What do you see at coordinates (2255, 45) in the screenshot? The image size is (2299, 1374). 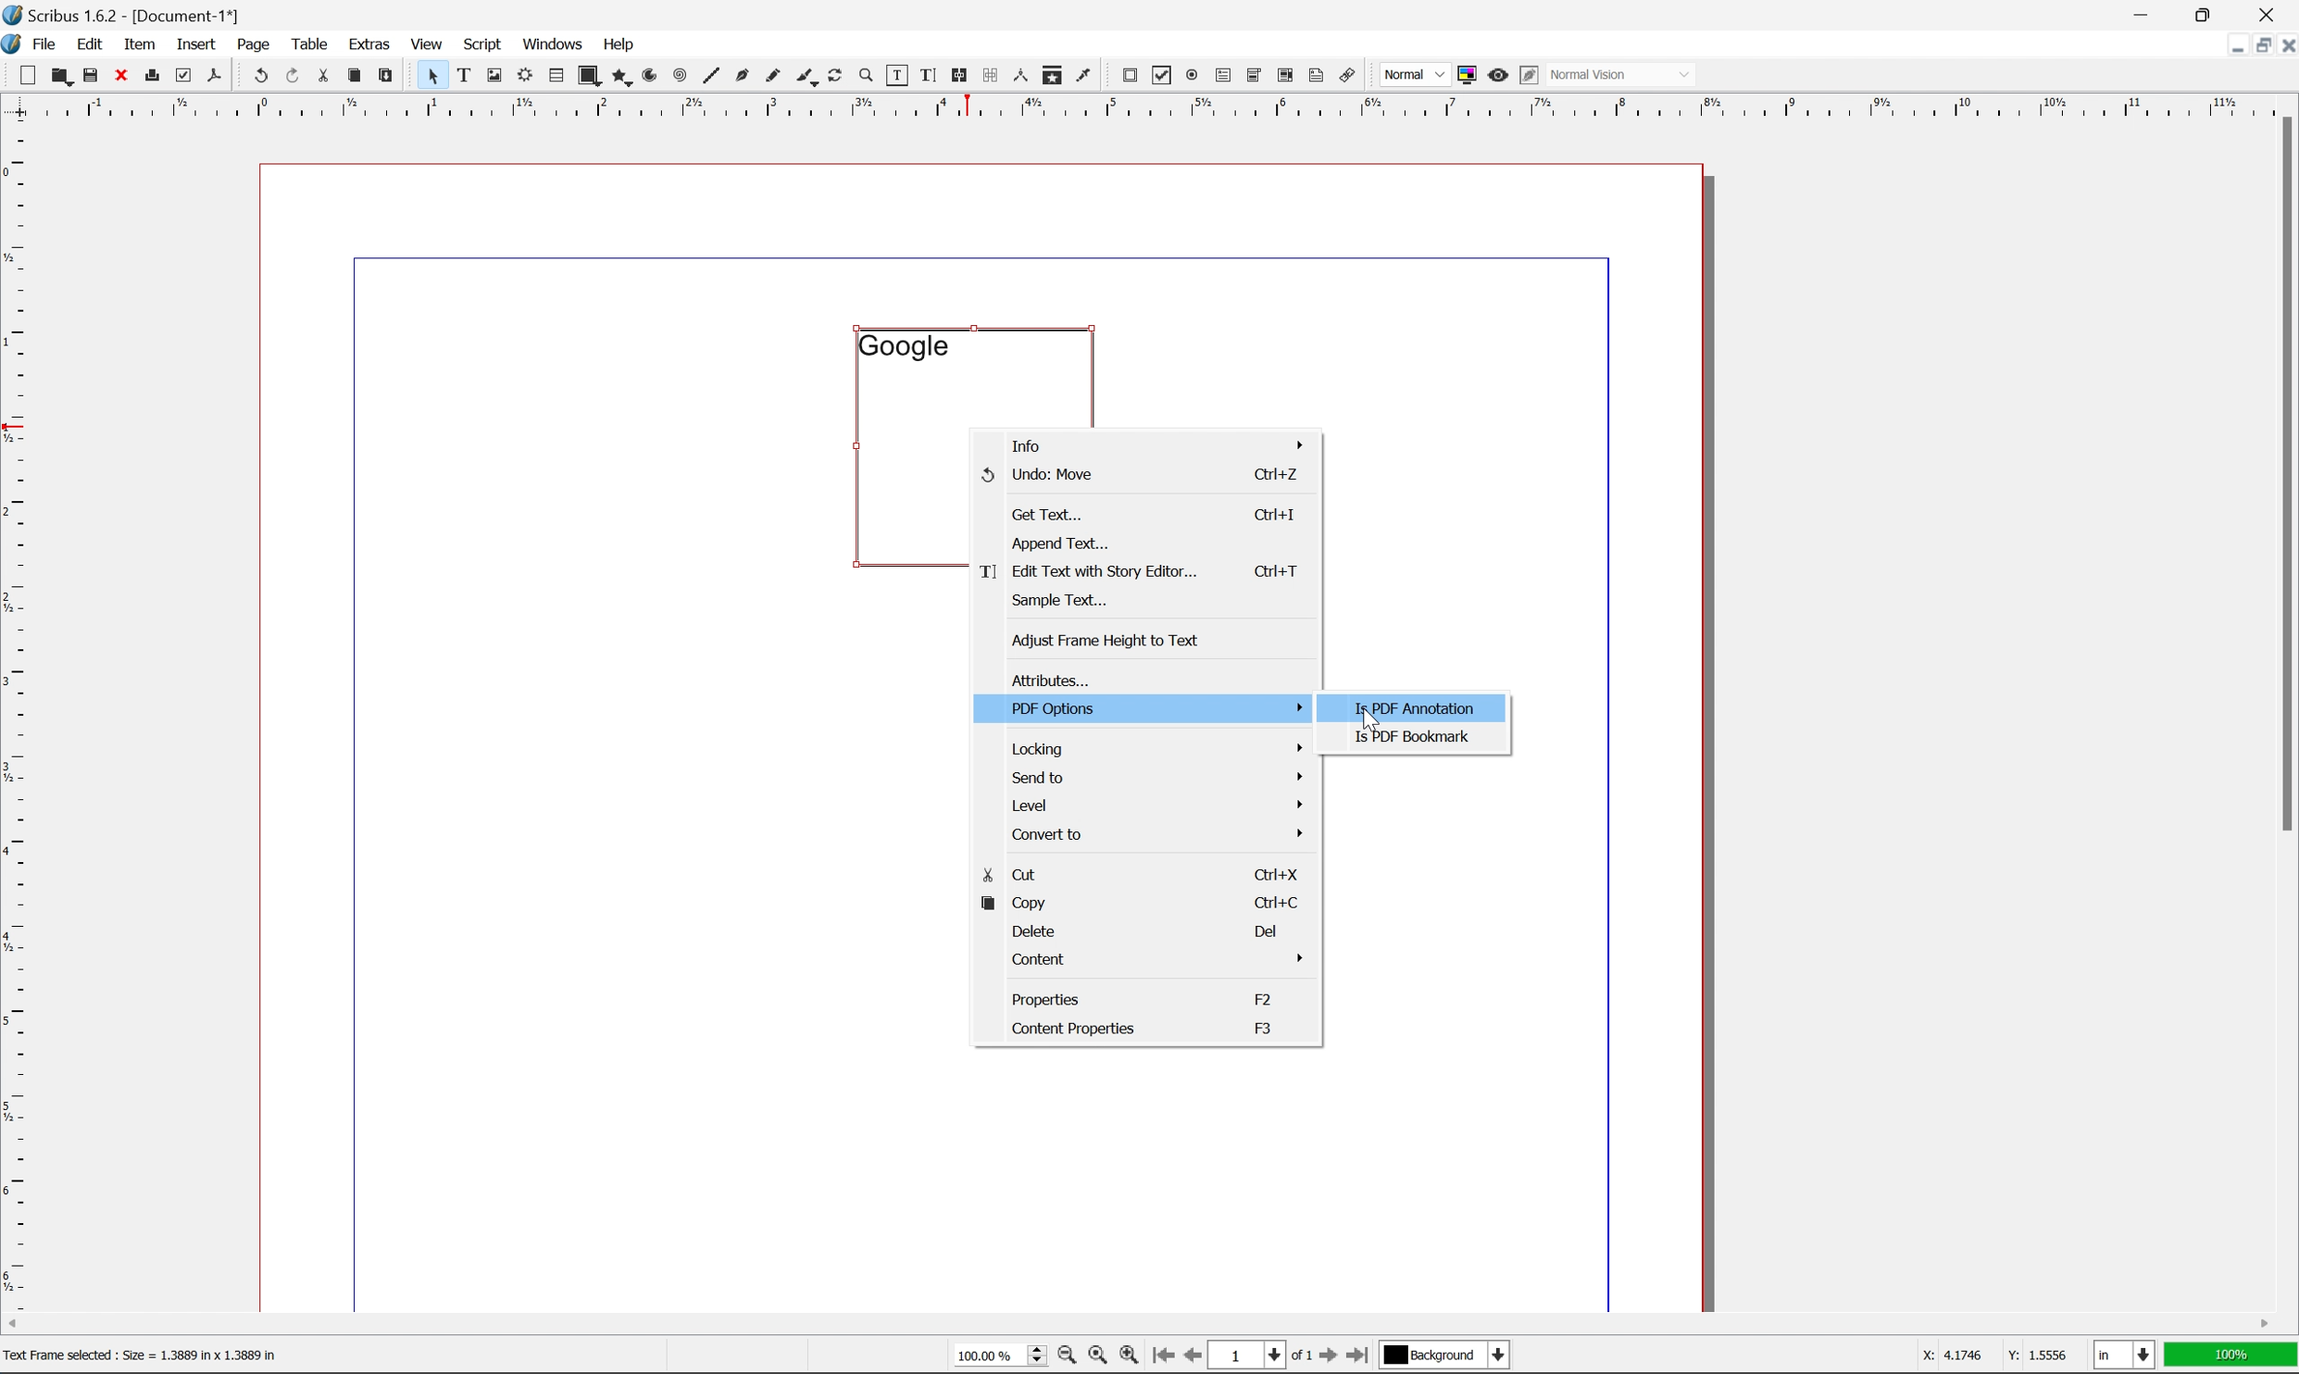 I see `restore down` at bounding box center [2255, 45].